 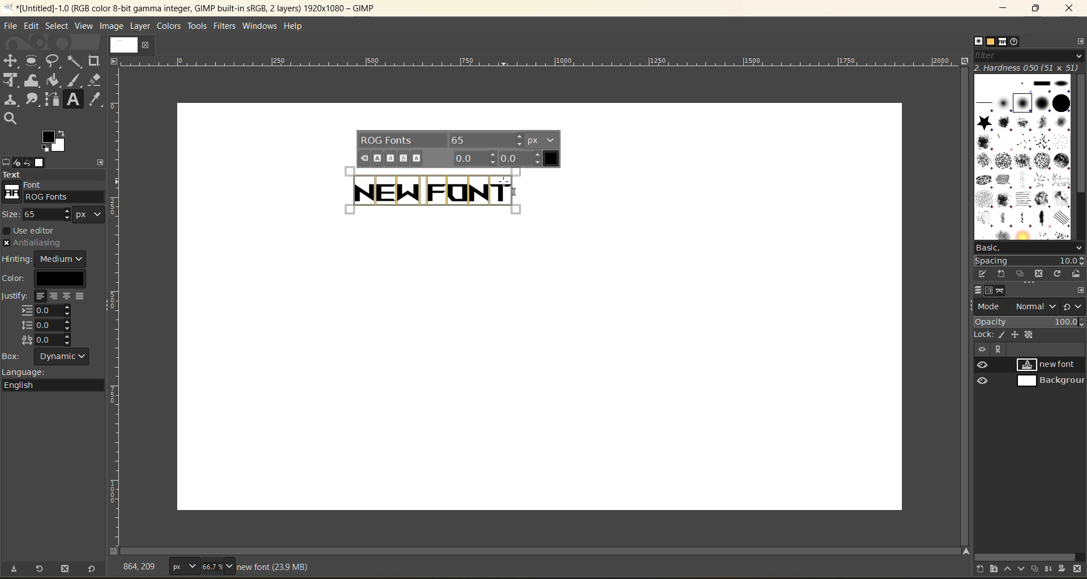 What do you see at coordinates (95, 568) in the screenshot?
I see `reset` at bounding box center [95, 568].